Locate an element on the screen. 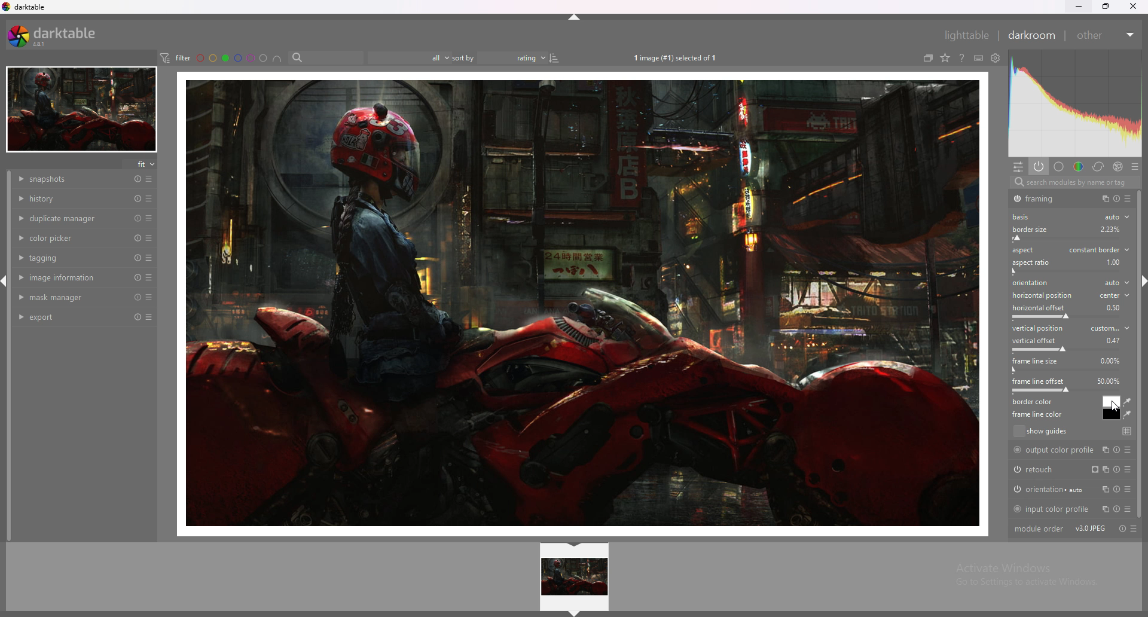 The width and height of the screenshot is (1148, 617). see online help is located at coordinates (962, 57).